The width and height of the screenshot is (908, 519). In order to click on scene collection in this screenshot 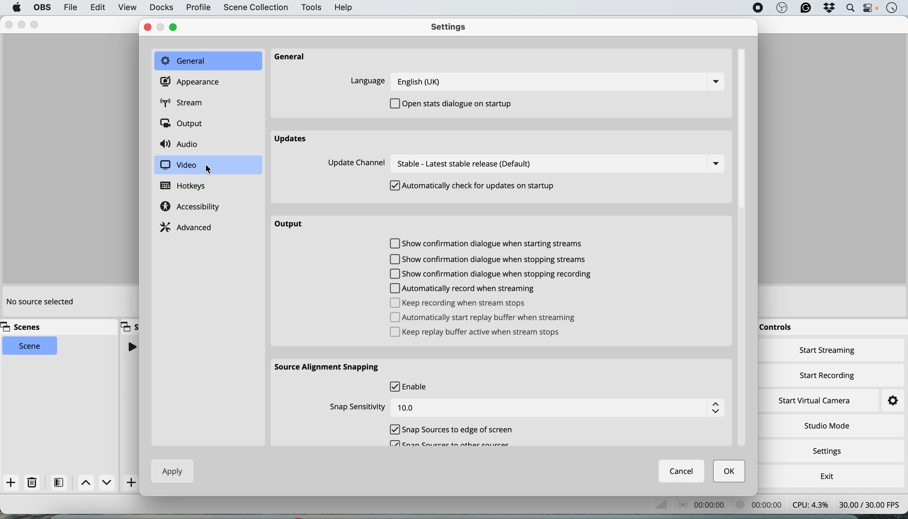, I will do `click(255, 8)`.